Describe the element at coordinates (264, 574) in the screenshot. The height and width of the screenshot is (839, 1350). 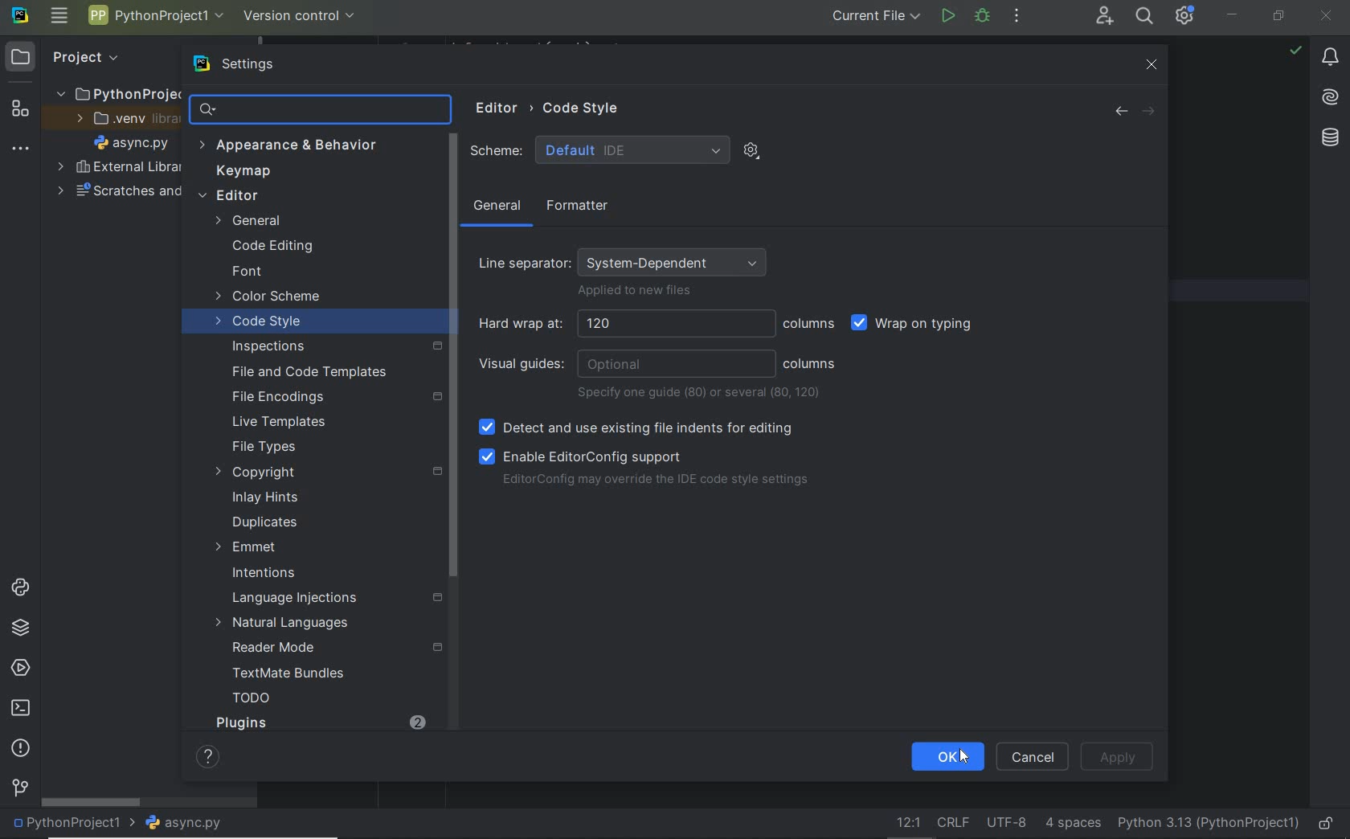
I see `Intentions` at that location.